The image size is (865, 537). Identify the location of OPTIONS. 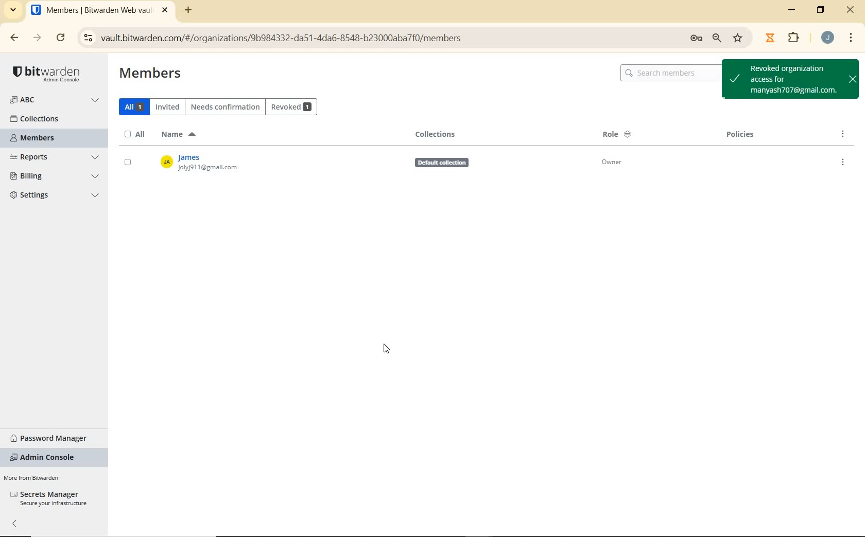
(842, 162).